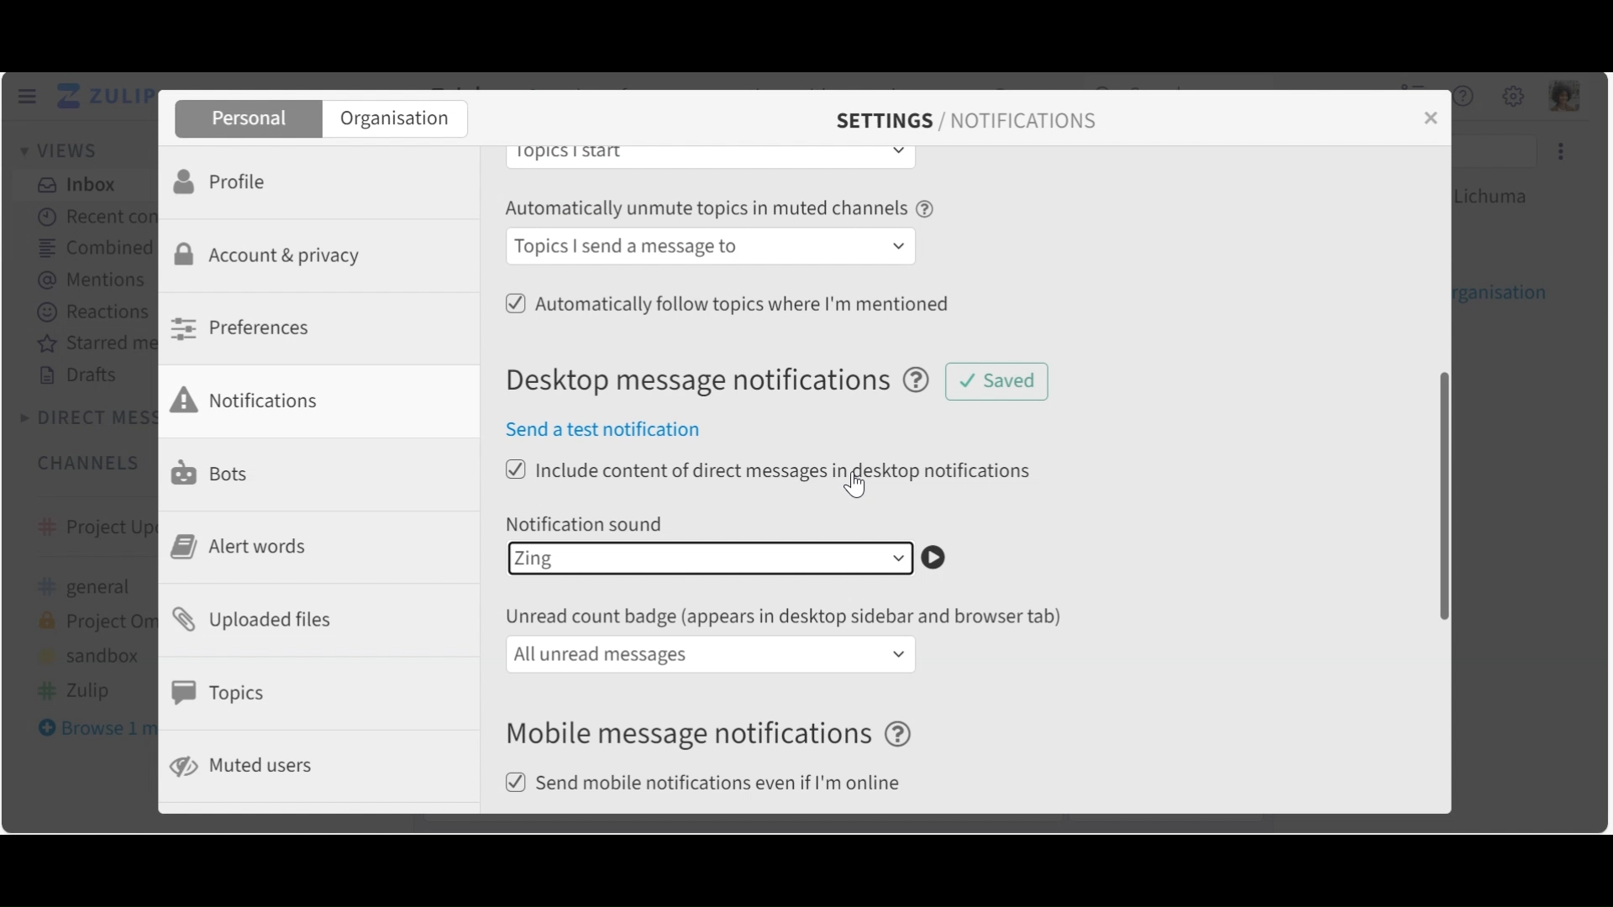 The image size is (1613, 907). I want to click on cursor, so click(854, 483).